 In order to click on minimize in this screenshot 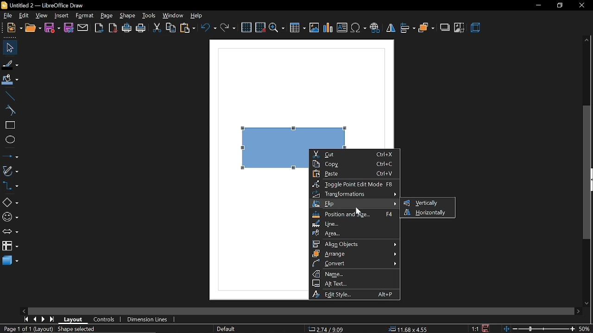, I will do `click(537, 6)`.